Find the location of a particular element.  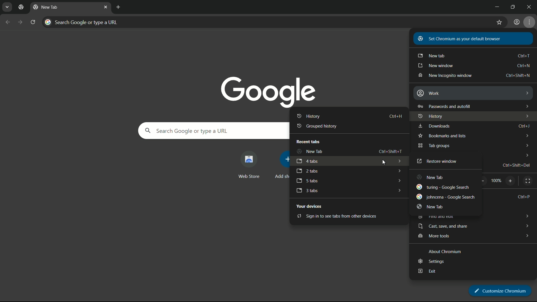

user profile is located at coordinates (515, 22).